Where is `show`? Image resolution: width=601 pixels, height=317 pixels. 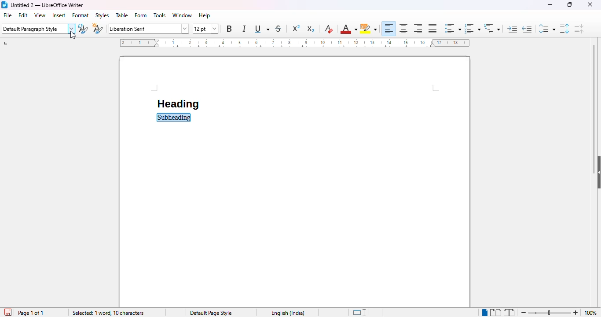 show is located at coordinates (597, 172).